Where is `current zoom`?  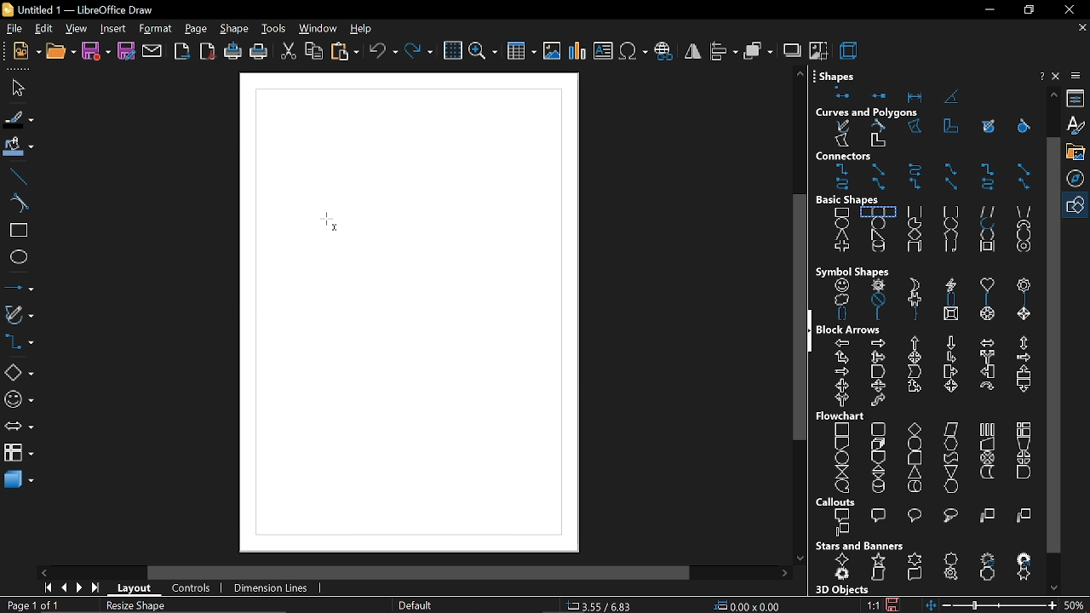
current zoom is located at coordinates (1076, 604).